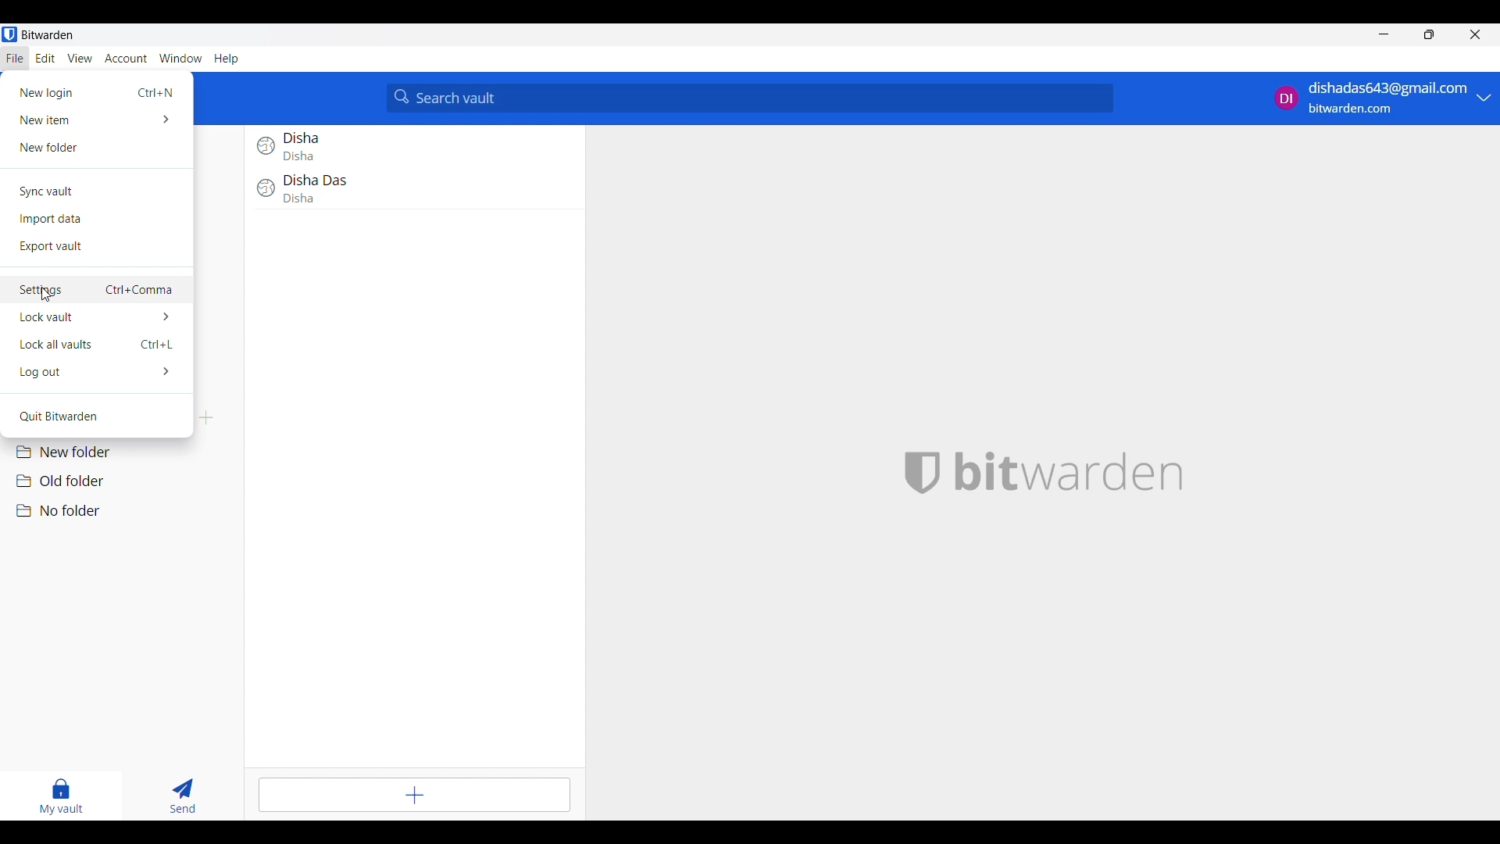  Describe the element at coordinates (126, 59) in the screenshot. I see `Account menu` at that location.